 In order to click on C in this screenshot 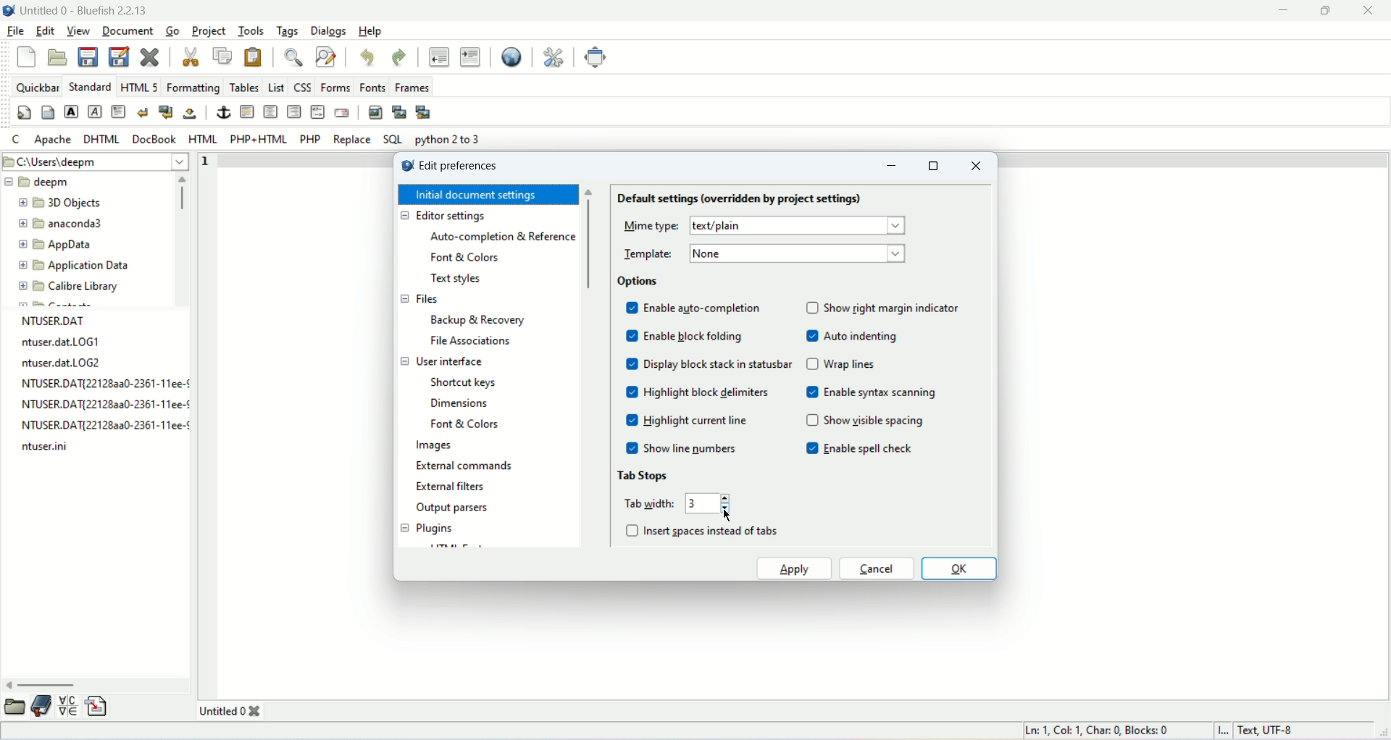, I will do `click(15, 140)`.